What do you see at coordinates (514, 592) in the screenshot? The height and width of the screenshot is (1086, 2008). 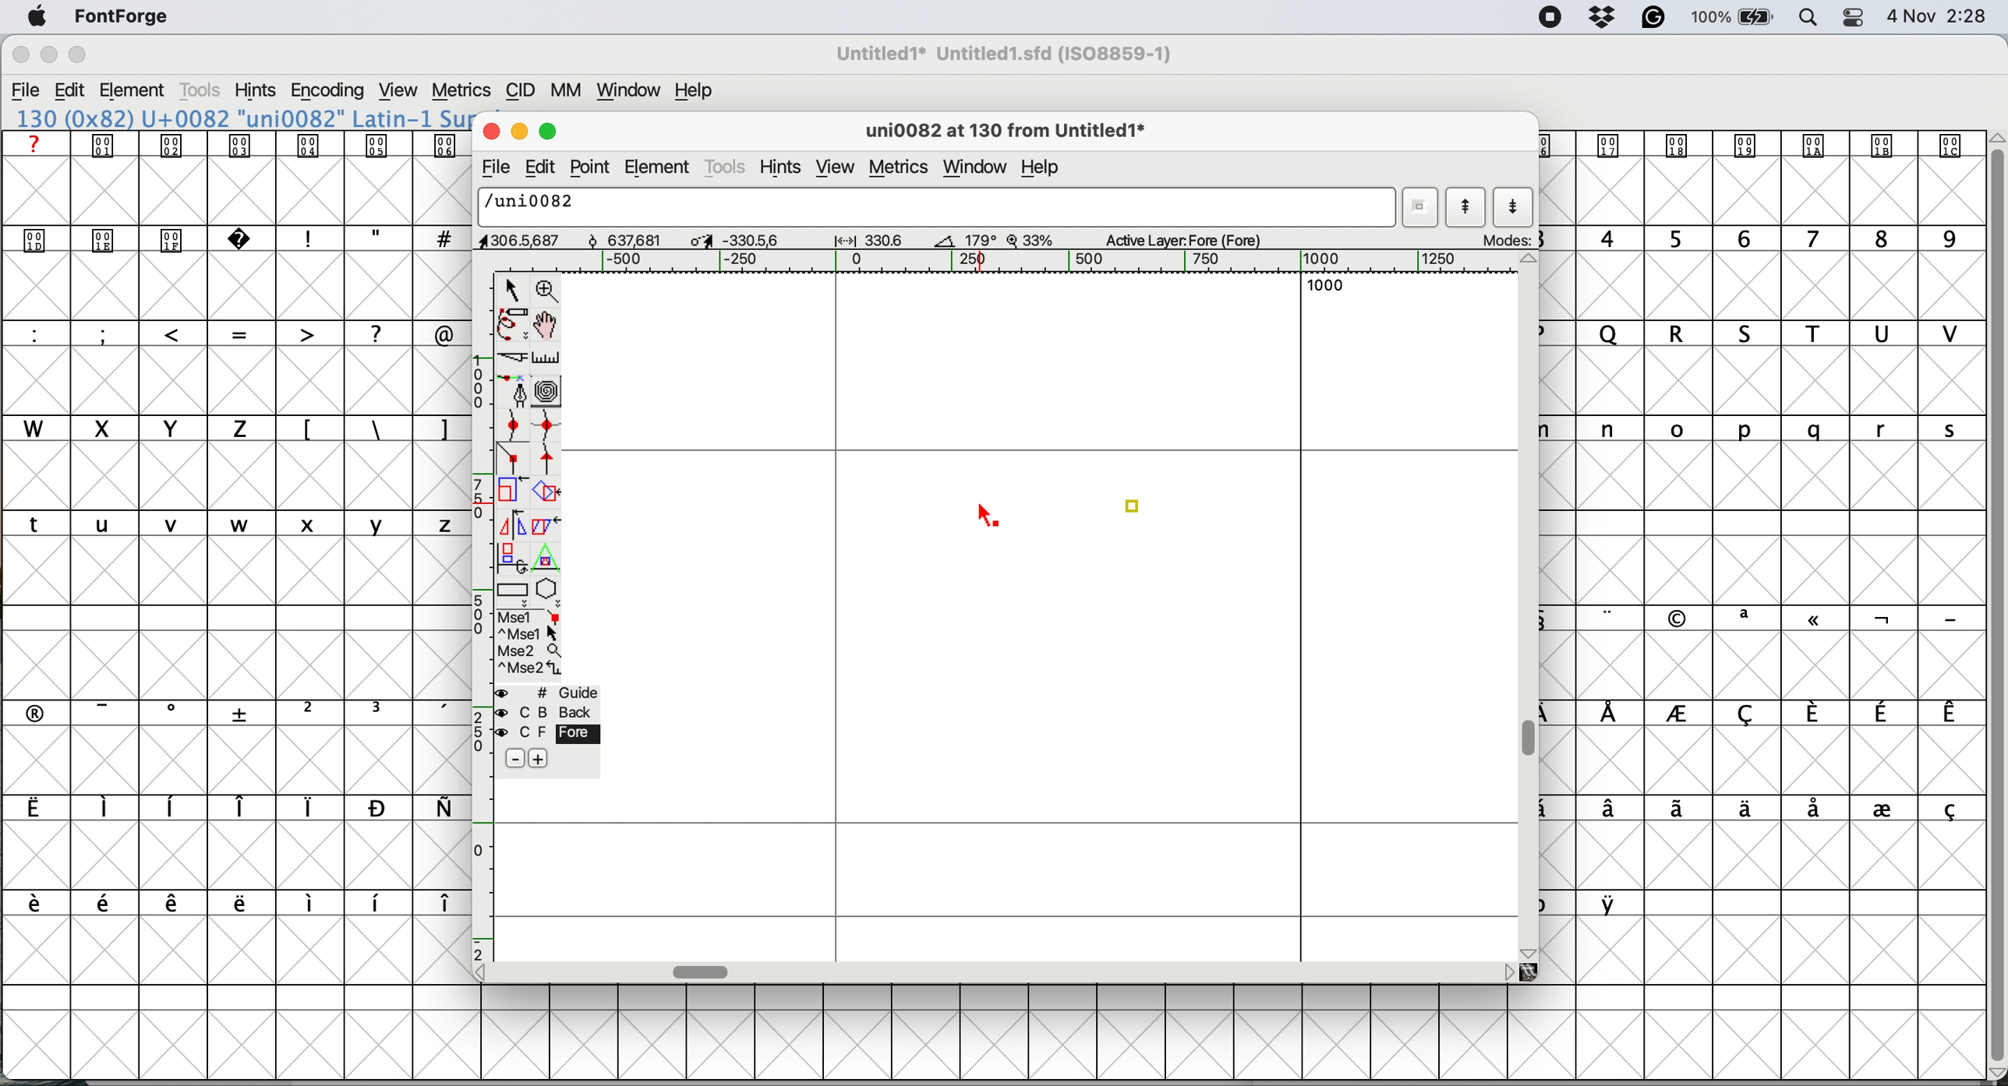 I see `rectangles and ellipses` at bounding box center [514, 592].